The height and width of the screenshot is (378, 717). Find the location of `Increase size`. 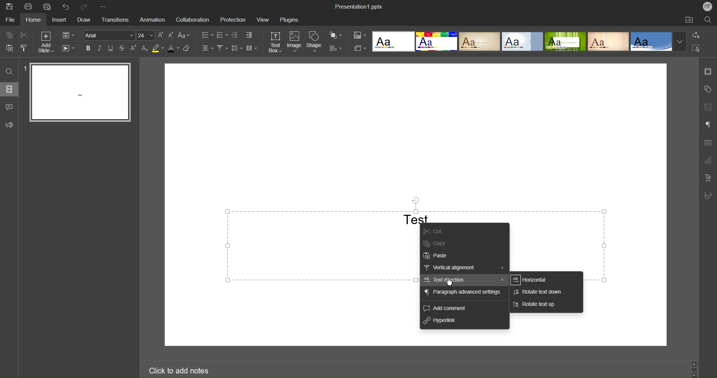

Increase size is located at coordinates (161, 35).